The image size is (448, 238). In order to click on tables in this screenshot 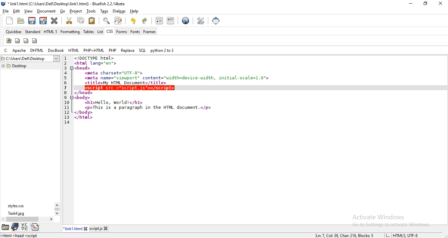, I will do `click(89, 31)`.